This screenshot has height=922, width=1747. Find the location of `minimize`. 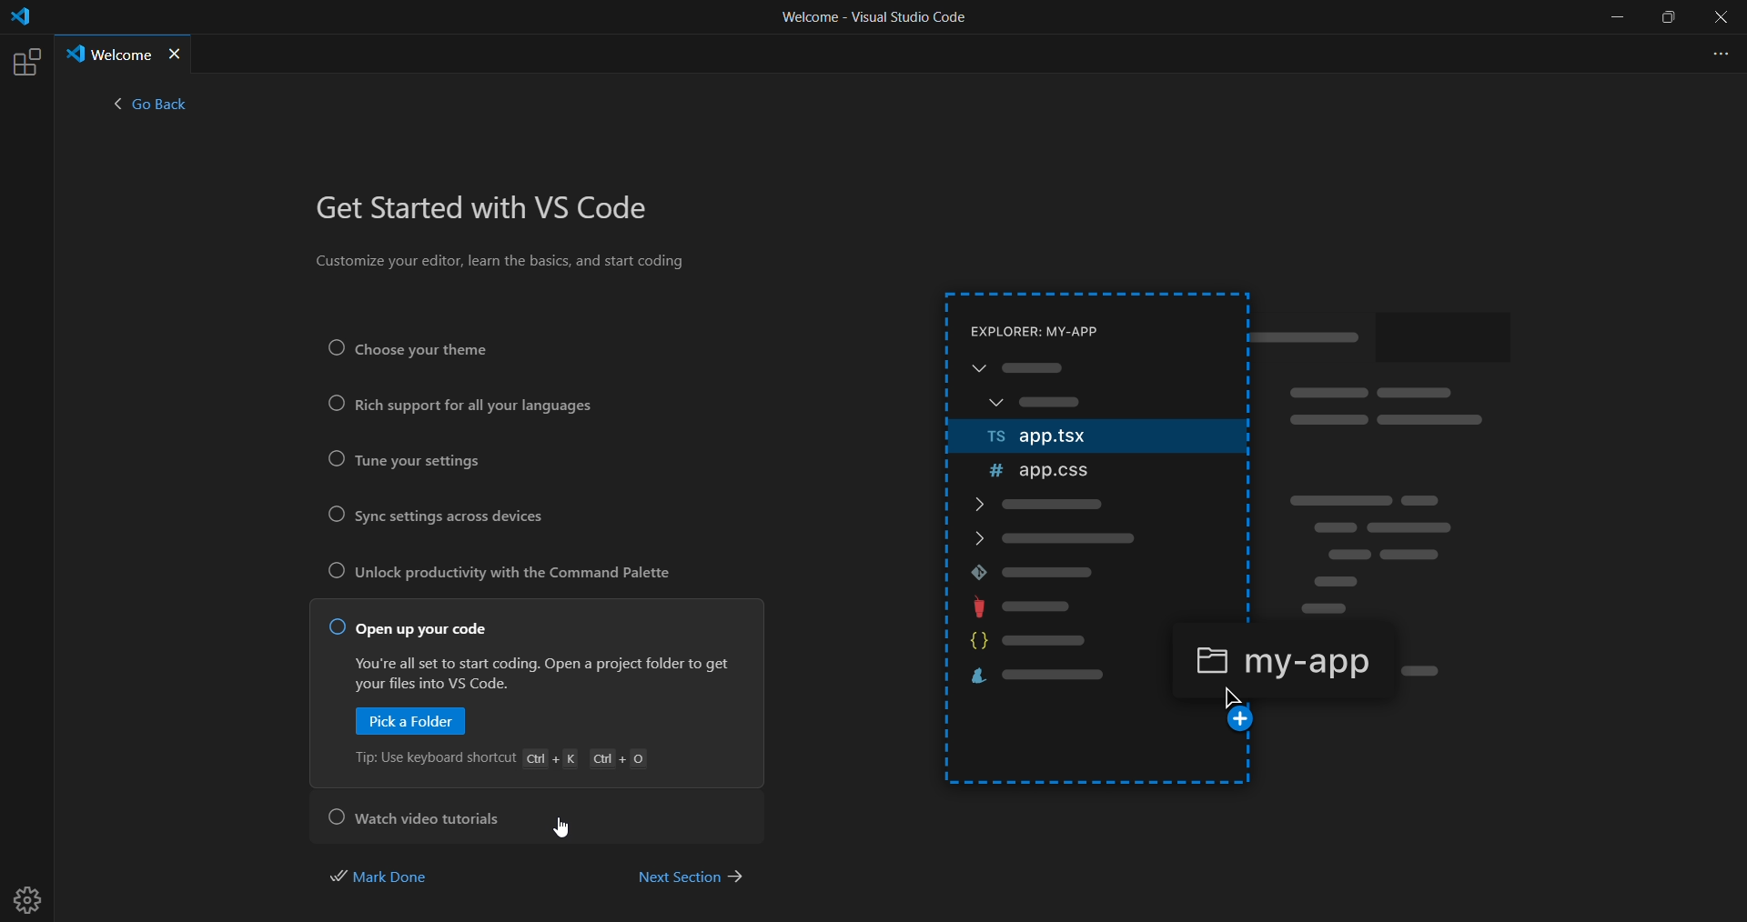

minimize is located at coordinates (1615, 17).